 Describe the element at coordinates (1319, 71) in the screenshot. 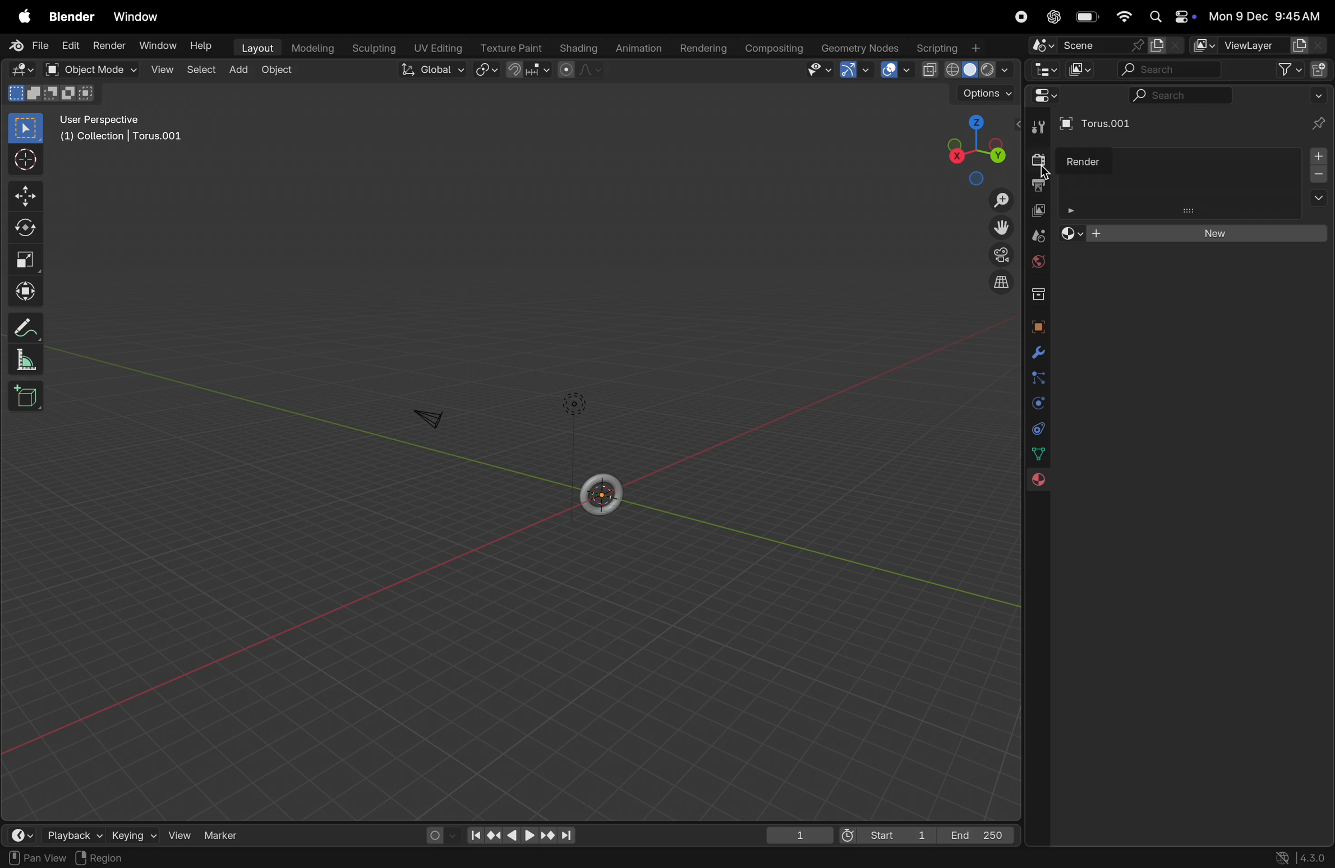

I see `new collection` at that location.